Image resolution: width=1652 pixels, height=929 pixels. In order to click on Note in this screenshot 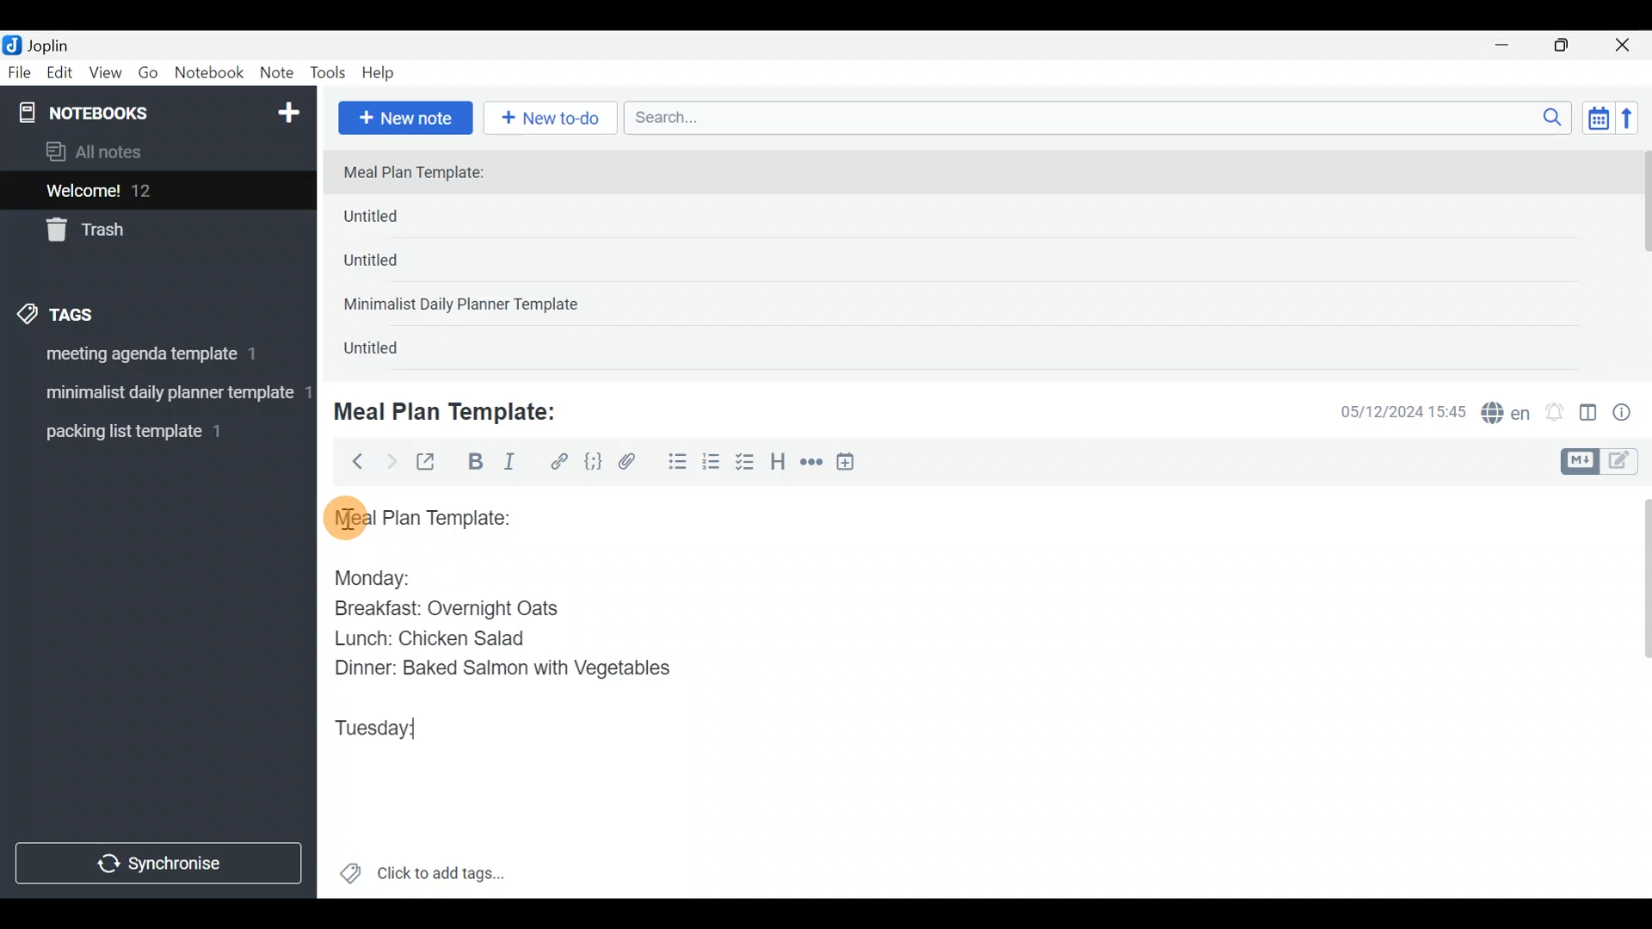, I will do `click(280, 74)`.